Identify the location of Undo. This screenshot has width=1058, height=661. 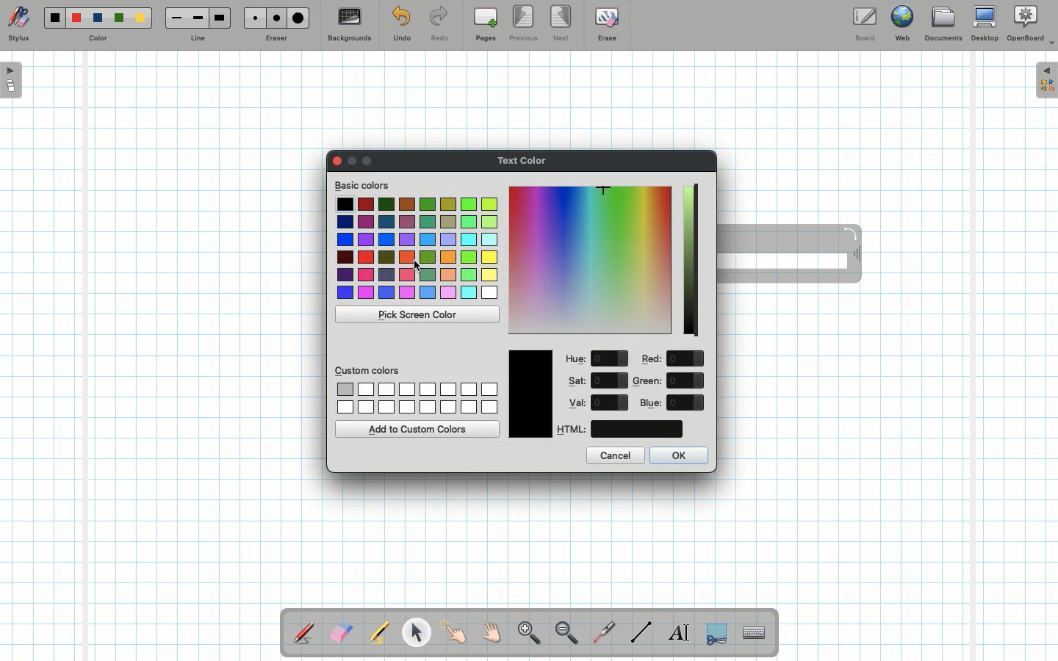
(401, 26).